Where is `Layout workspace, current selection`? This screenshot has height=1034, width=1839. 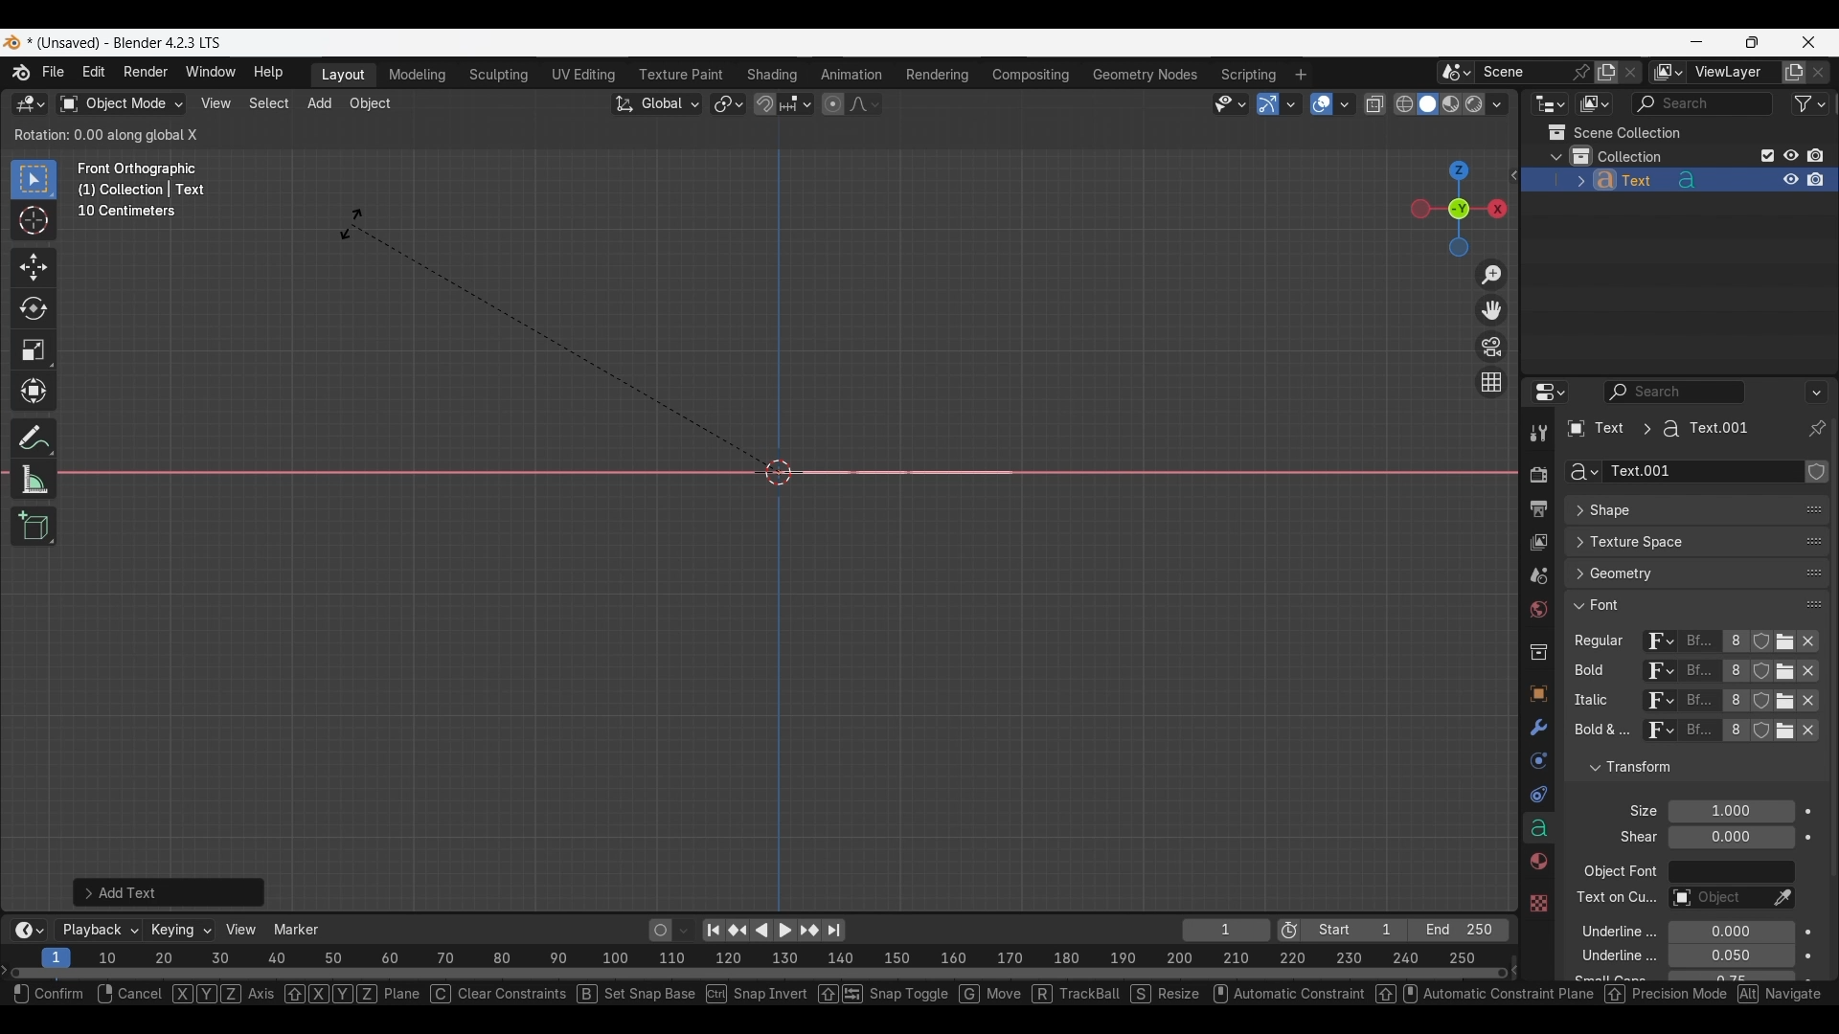
Layout workspace, current selection is located at coordinates (343, 76).